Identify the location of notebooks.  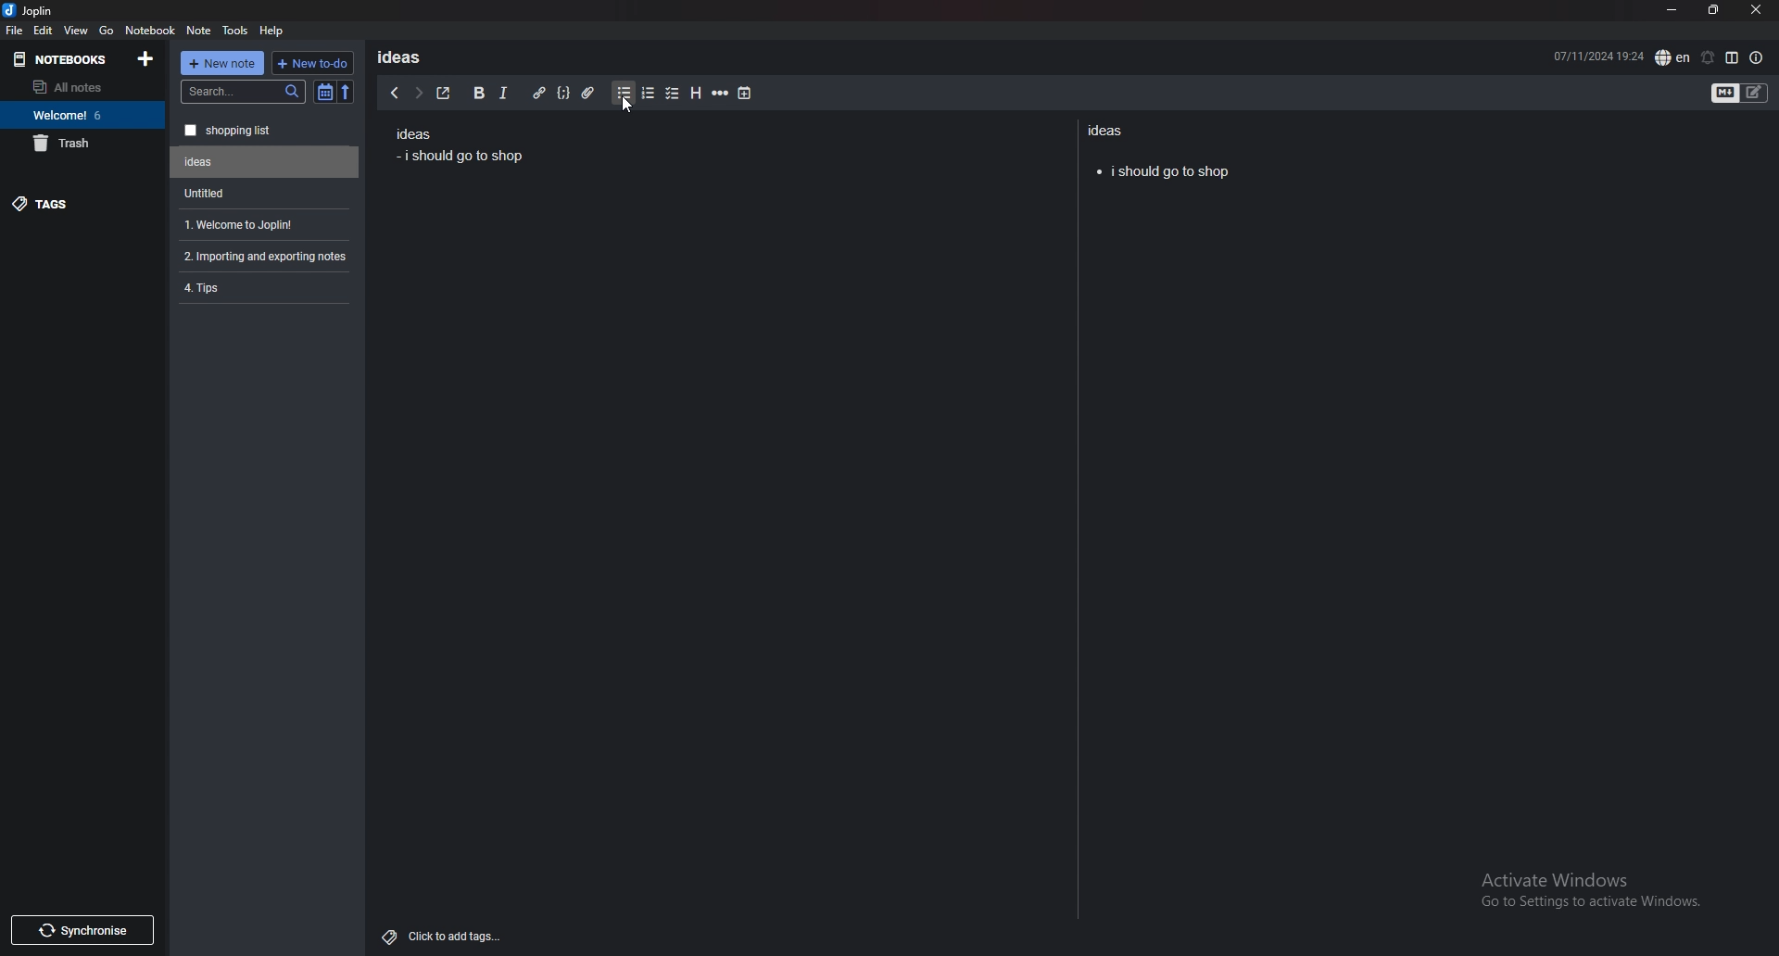
(66, 58).